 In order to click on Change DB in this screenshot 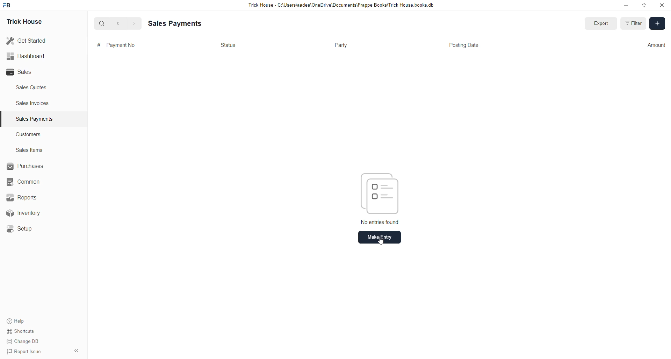, I will do `click(25, 341)`.